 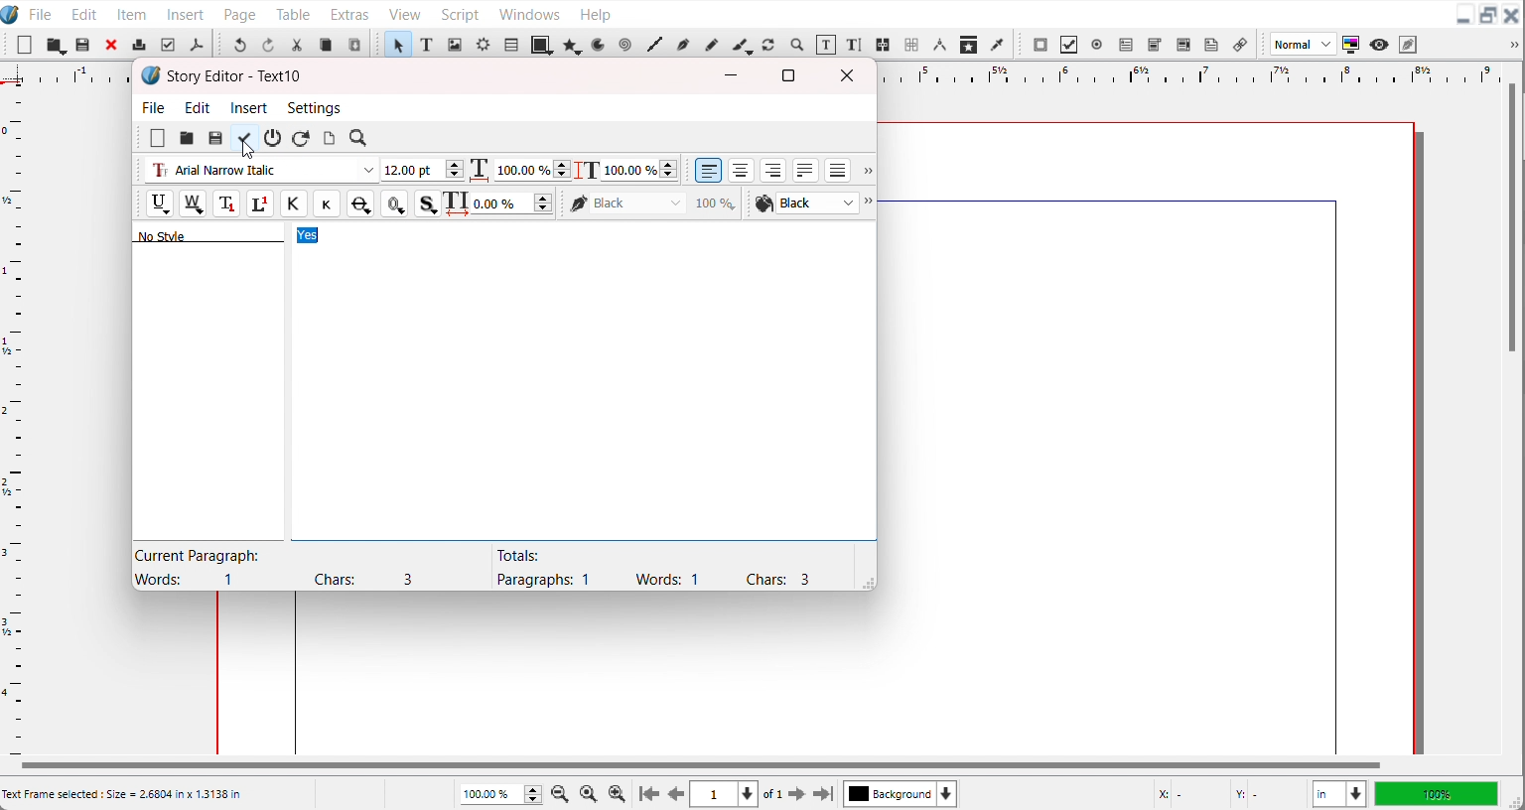 What do you see at coordinates (260, 171) in the screenshot?
I see `Font type` at bounding box center [260, 171].